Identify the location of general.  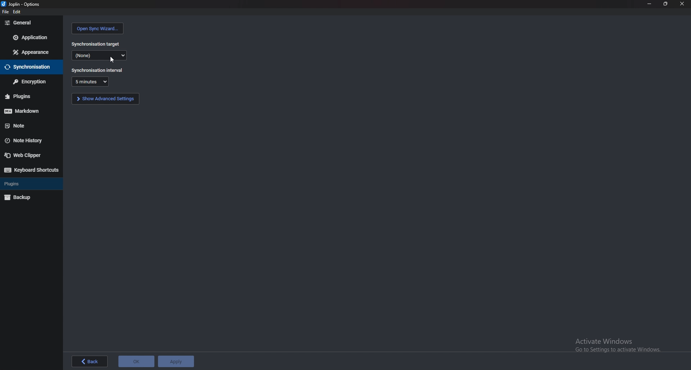
(33, 23).